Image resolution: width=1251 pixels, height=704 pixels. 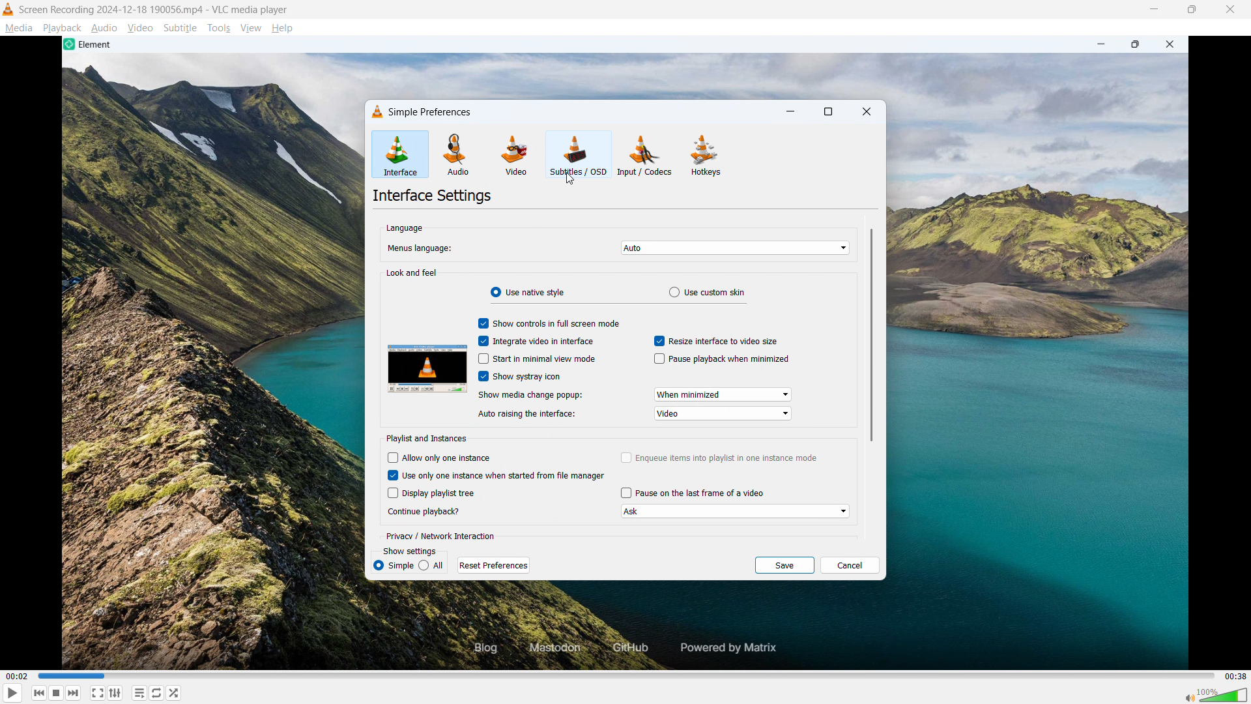 What do you see at coordinates (528, 376) in the screenshot?
I see `Show system tray icon ` at bounding box center [528, 376].